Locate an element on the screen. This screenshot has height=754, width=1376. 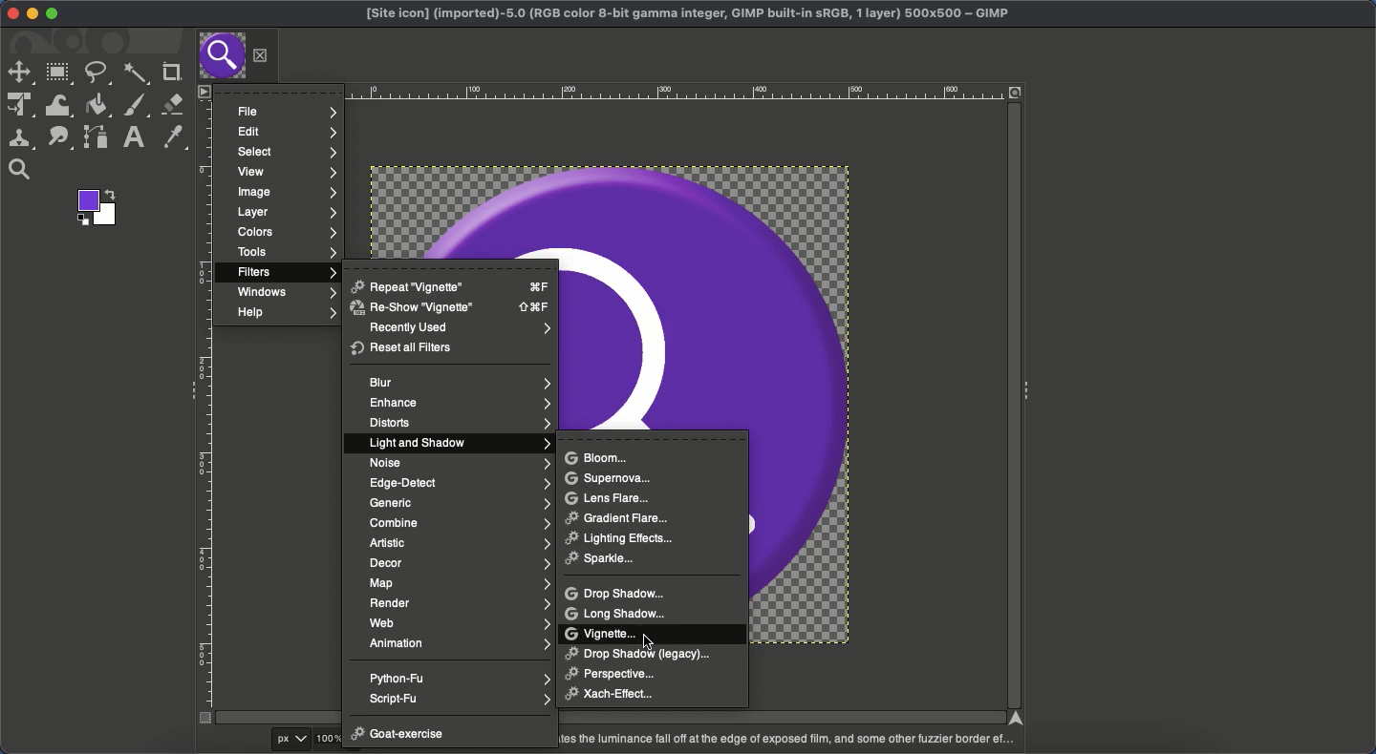
Lens flar is located at coordinates (609, 497).